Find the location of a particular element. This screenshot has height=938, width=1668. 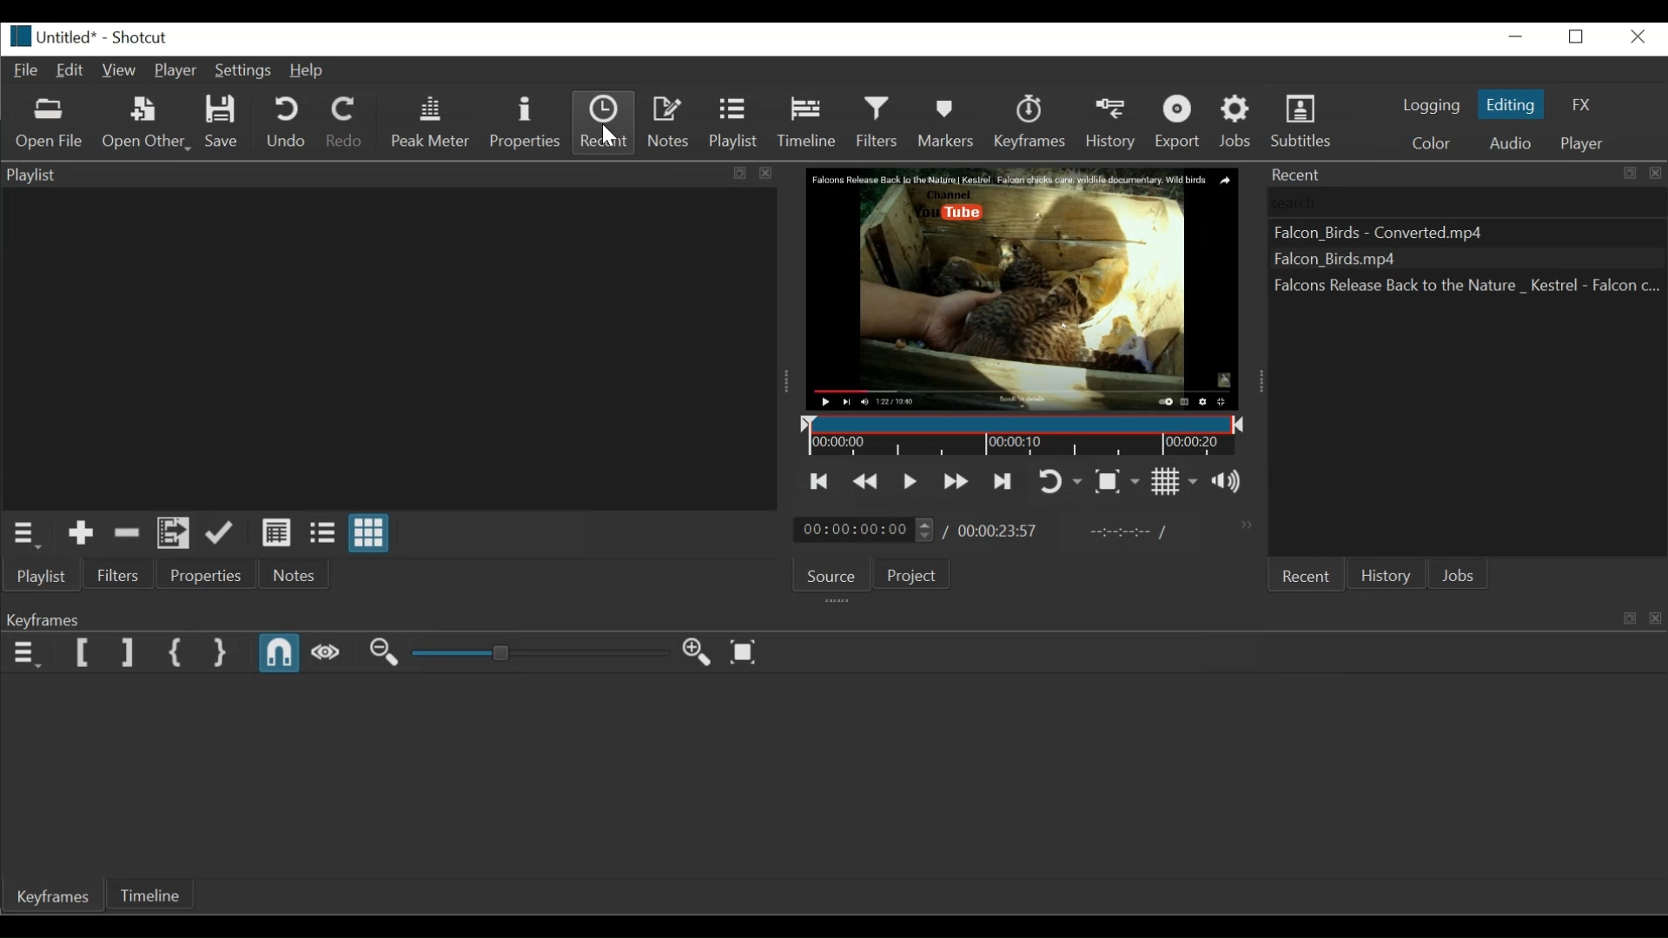

Set Second Simple keyfrae is located at coordinates (221, 655).